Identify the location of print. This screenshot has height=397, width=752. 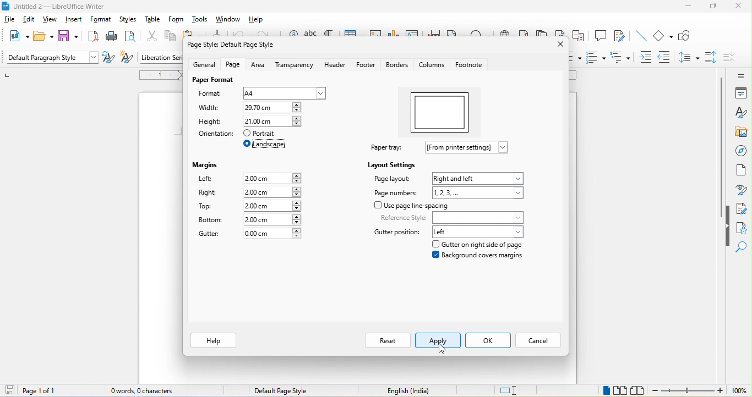
(113, 37).